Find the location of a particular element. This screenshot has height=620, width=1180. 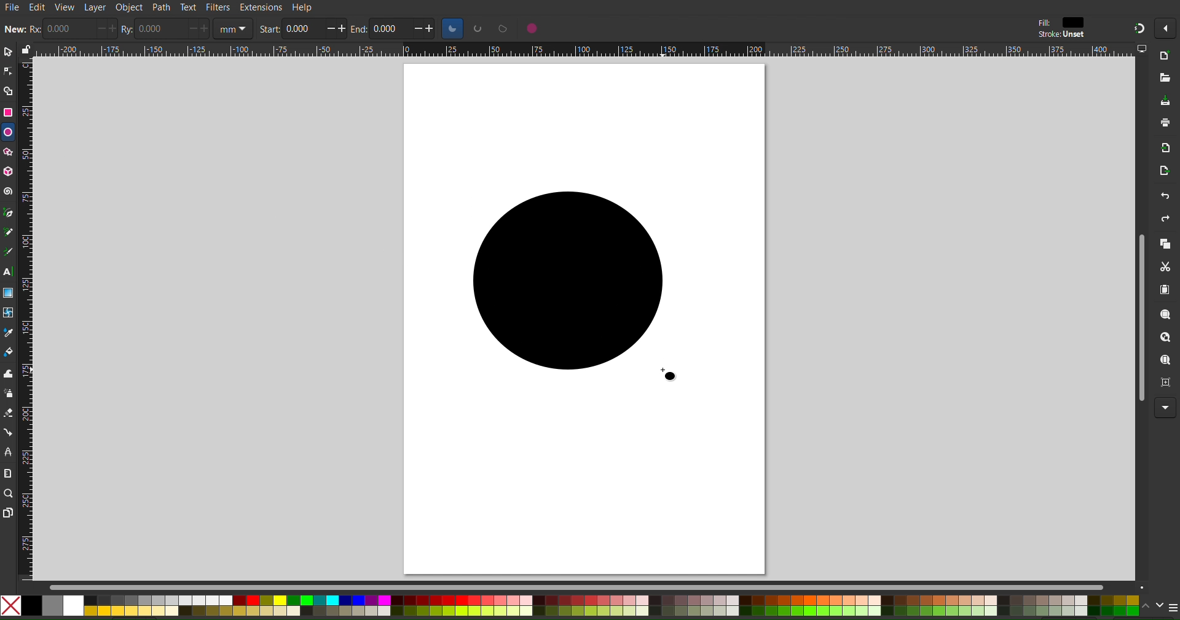

Pencil Tool is located at coordinates (8, 232).